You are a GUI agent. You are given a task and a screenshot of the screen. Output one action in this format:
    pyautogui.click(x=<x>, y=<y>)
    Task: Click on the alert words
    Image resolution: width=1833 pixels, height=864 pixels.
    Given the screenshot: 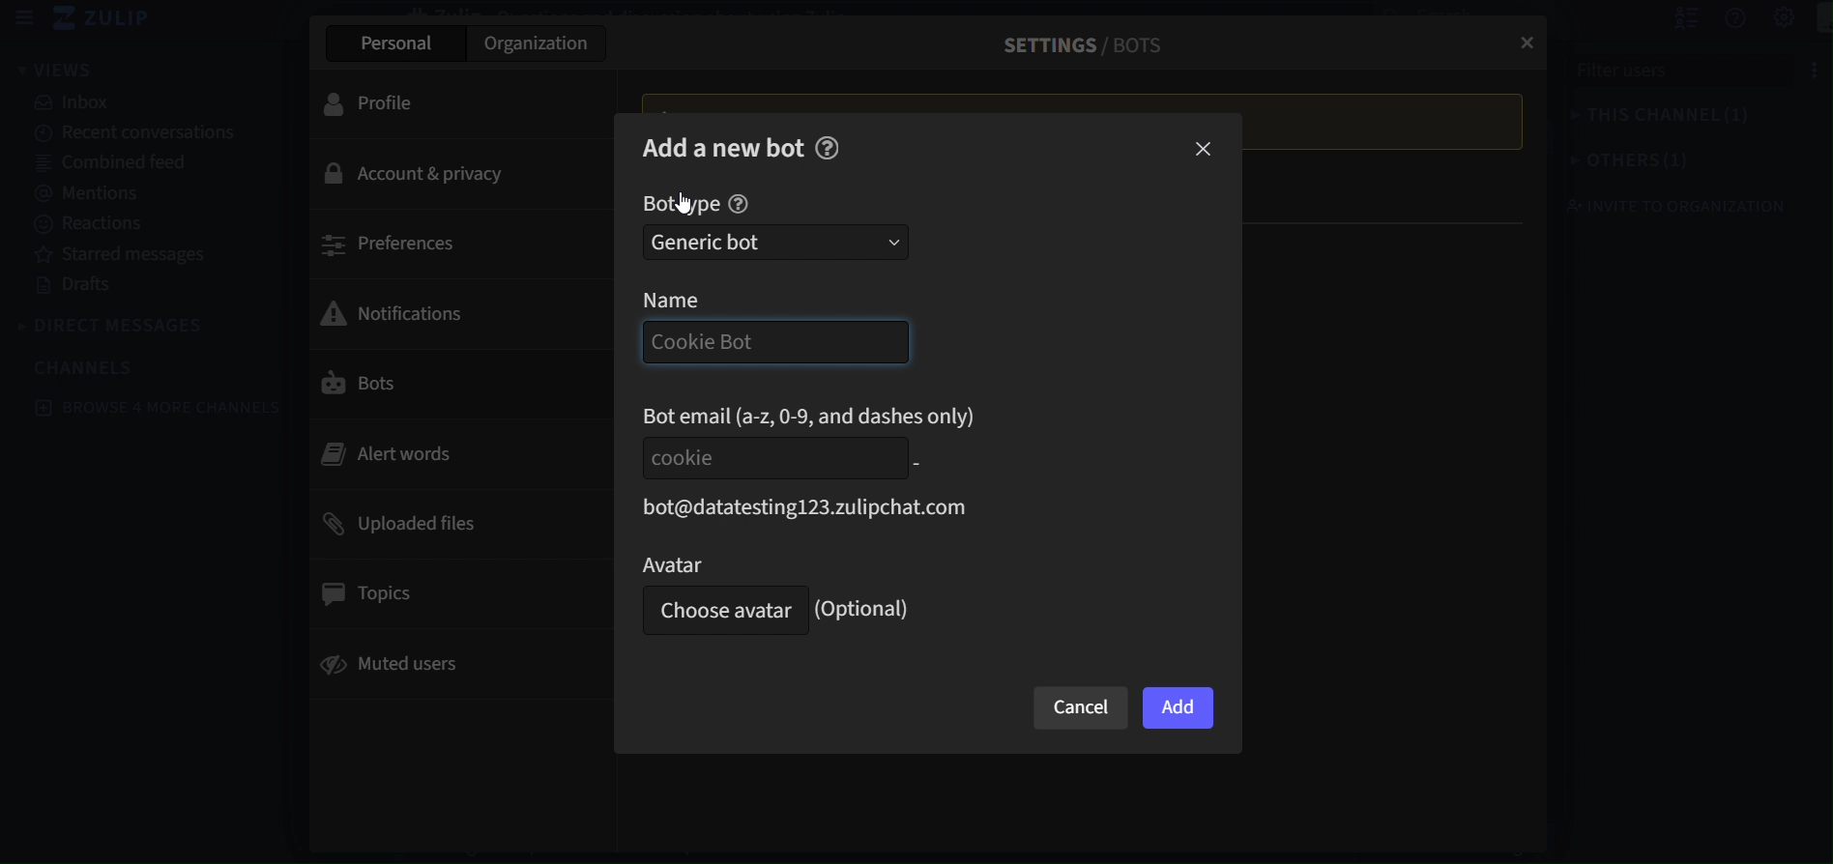 What is the action you would take?
    pyautogui.click(x=452, y=453)
    